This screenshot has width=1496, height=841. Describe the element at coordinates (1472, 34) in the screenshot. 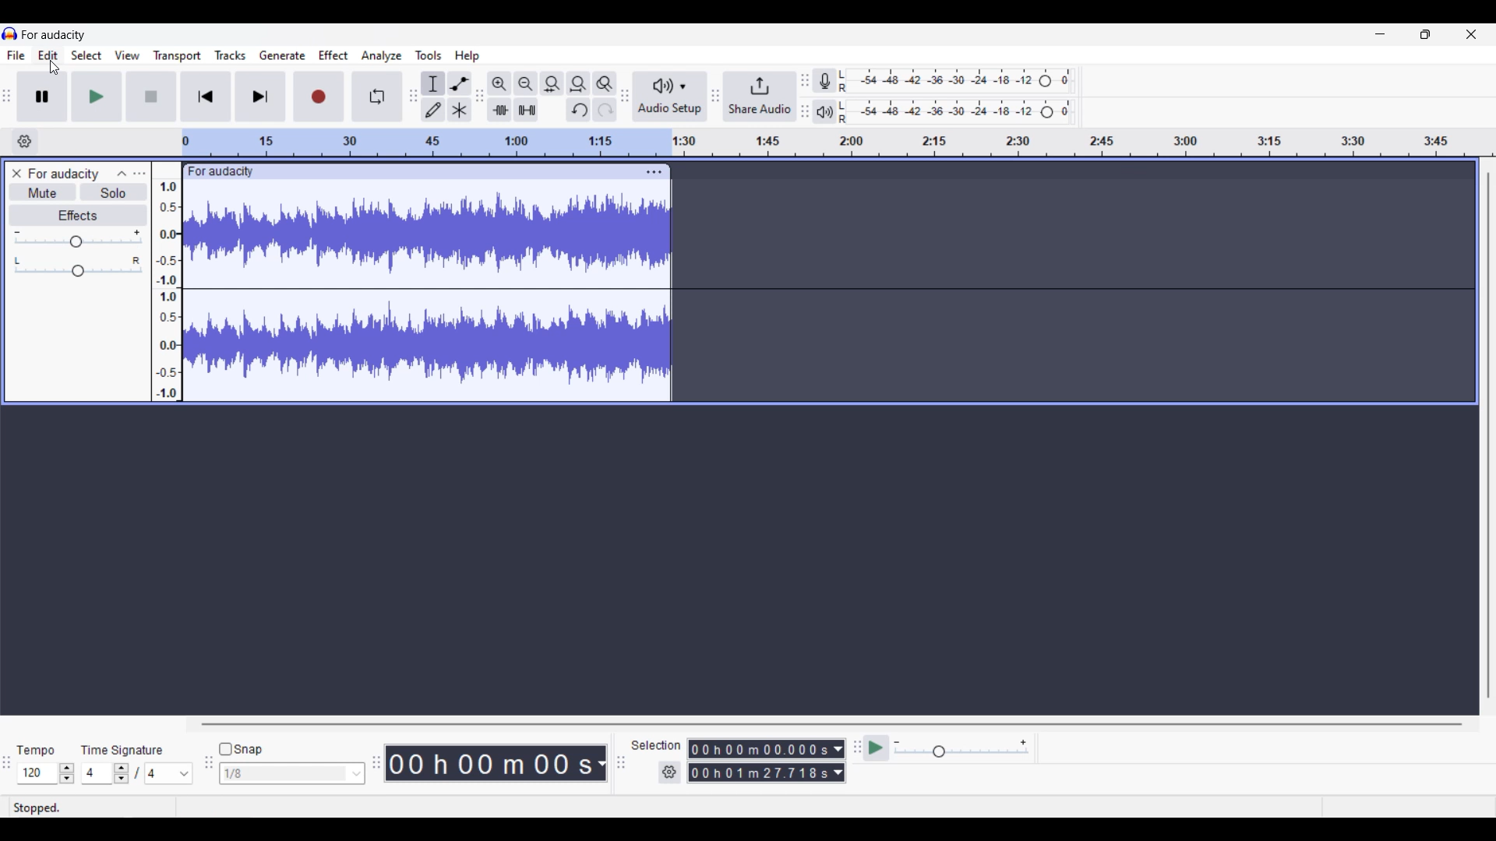

I see `Close interface` at that location.